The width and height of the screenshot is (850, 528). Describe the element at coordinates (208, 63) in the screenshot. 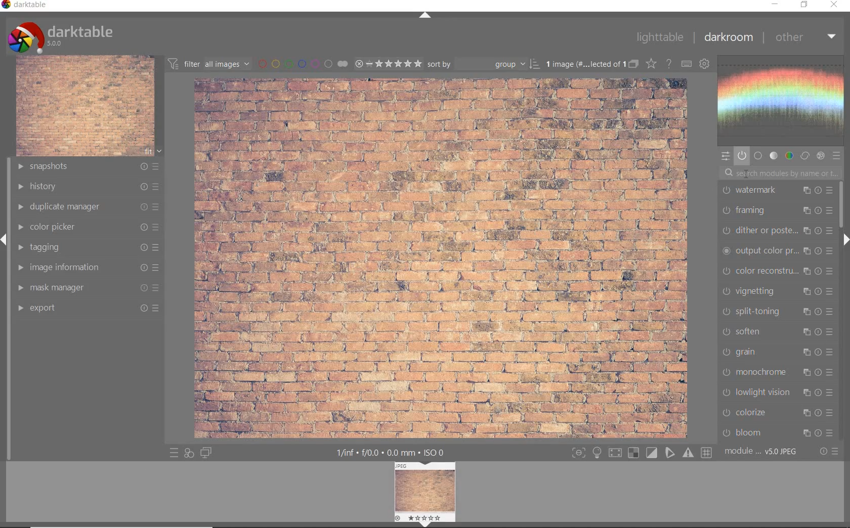

I see `filter all images` at that location.